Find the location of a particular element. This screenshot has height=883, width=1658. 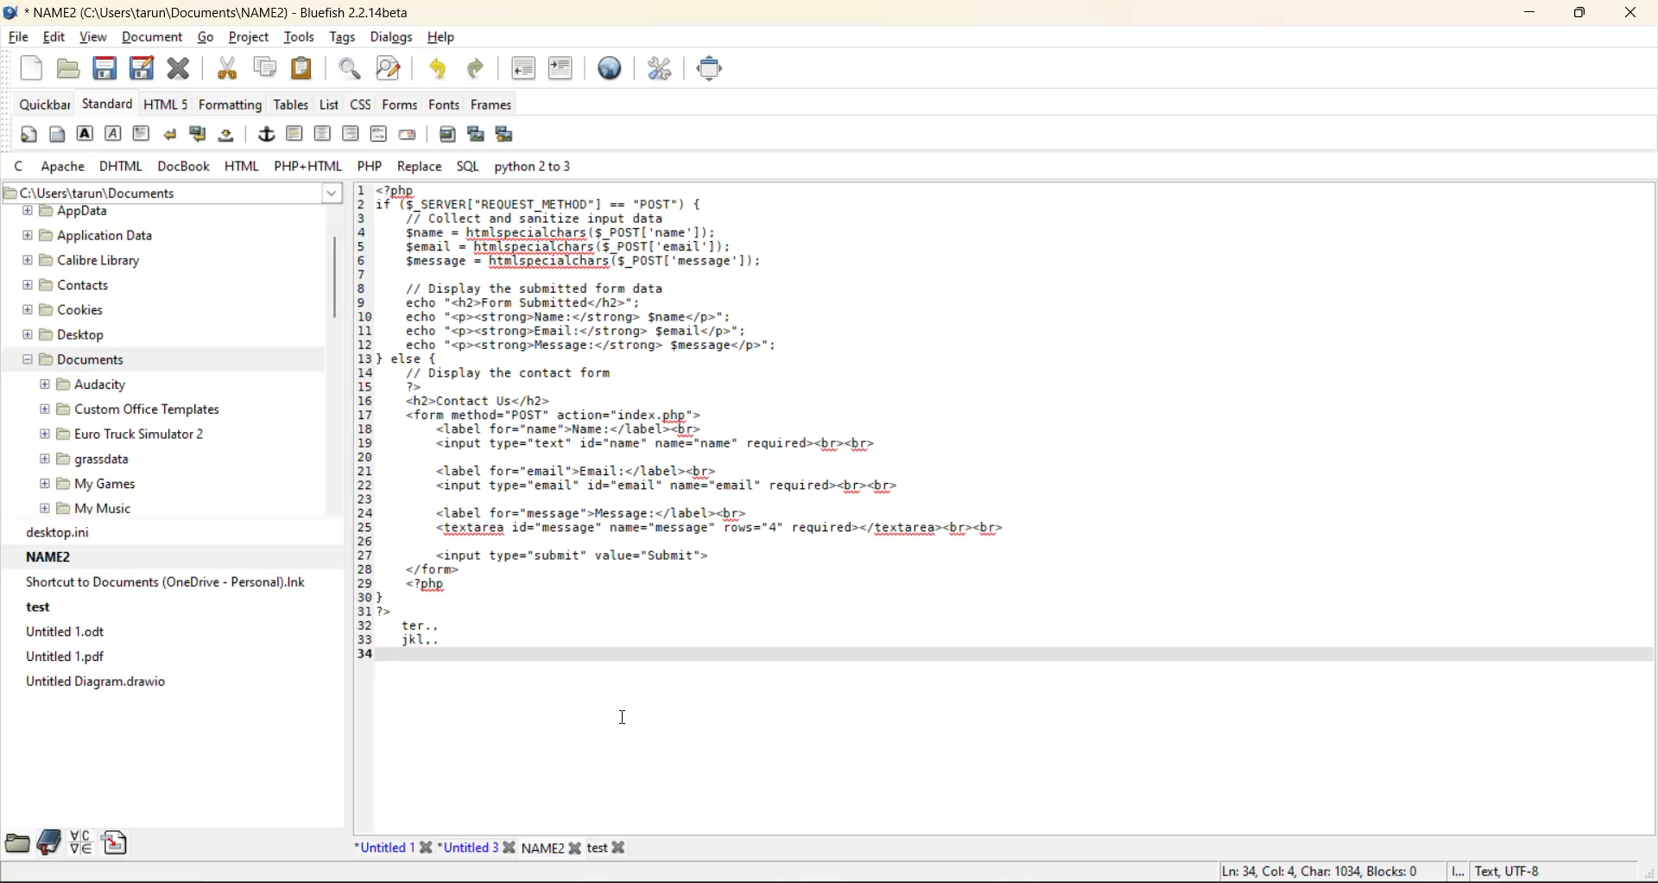

anchor is located at coordinates (269, 137).